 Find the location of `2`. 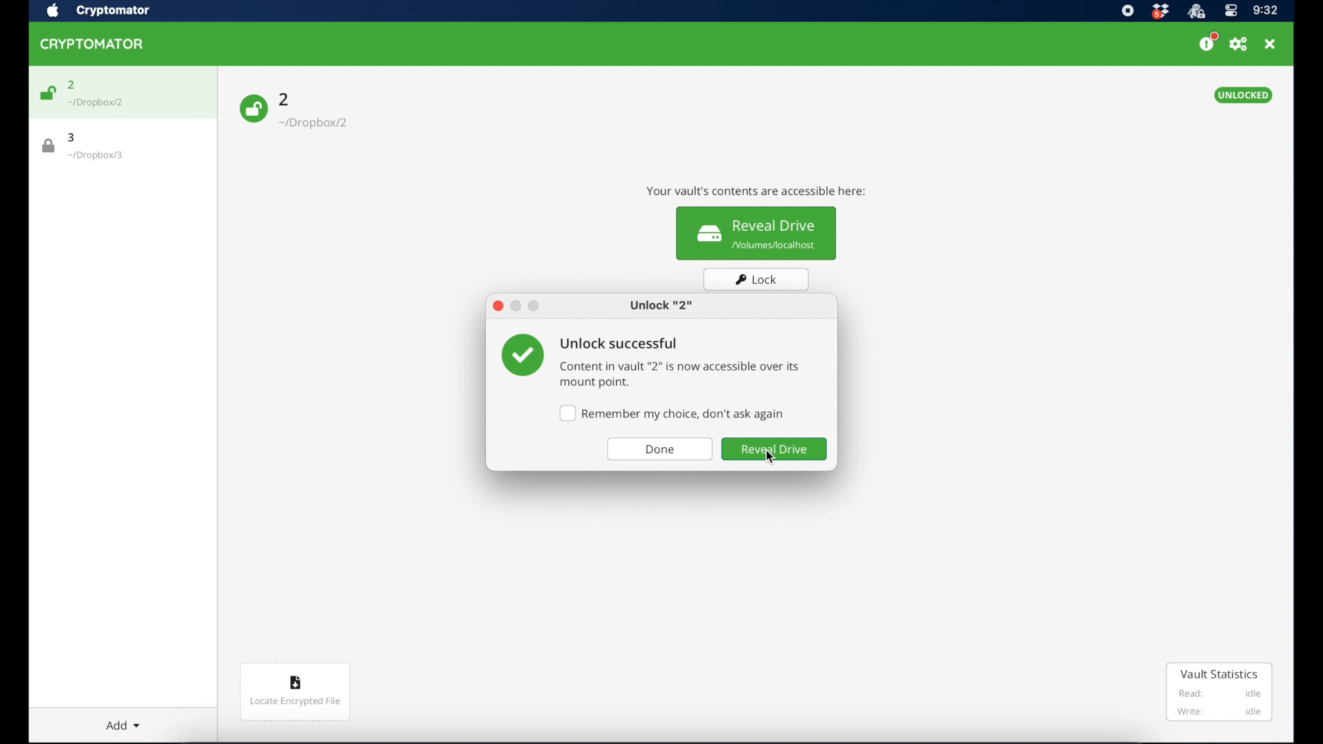

2 is located at coordinates (286, 99).